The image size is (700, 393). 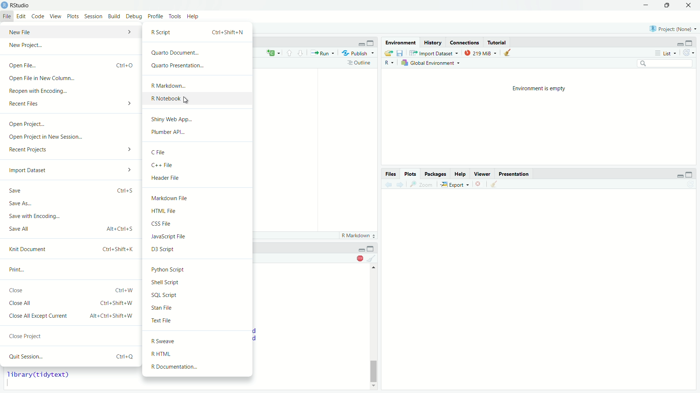 What do you see at coordinates (538, 88) in the screenshot?
I see `Environment is empty` at bounding box center [538, 88].